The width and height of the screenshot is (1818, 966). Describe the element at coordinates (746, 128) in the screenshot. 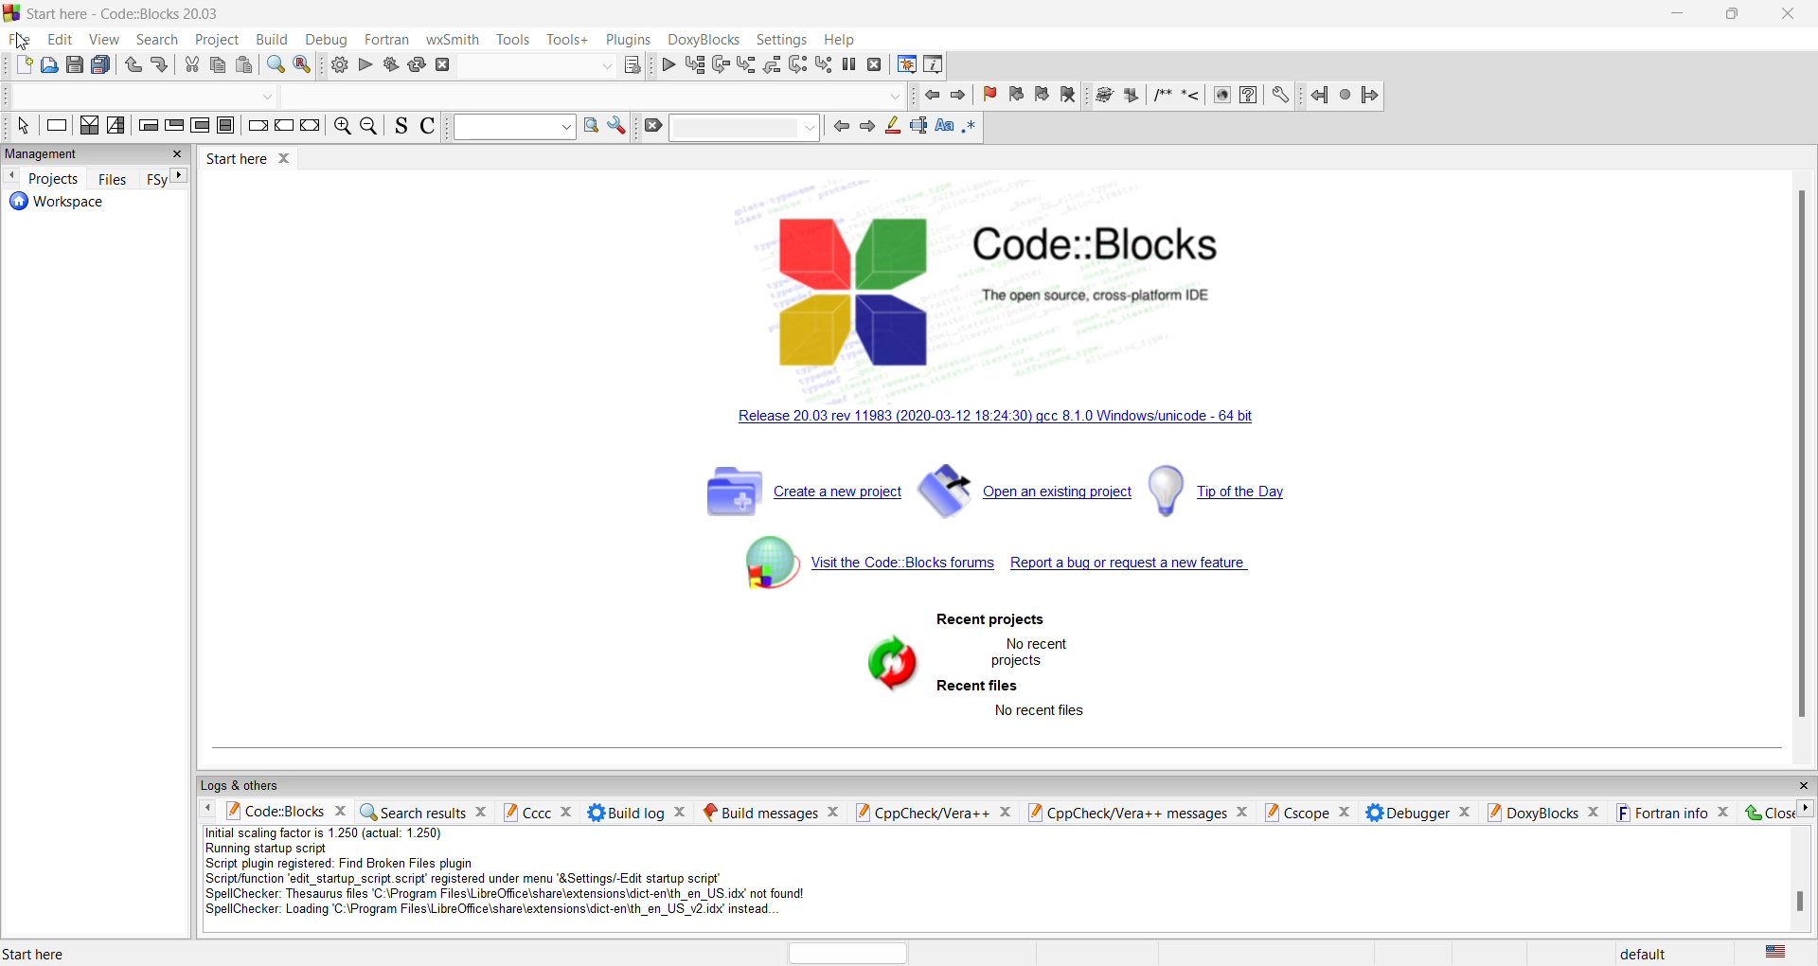

I see `dropdown` at that location.